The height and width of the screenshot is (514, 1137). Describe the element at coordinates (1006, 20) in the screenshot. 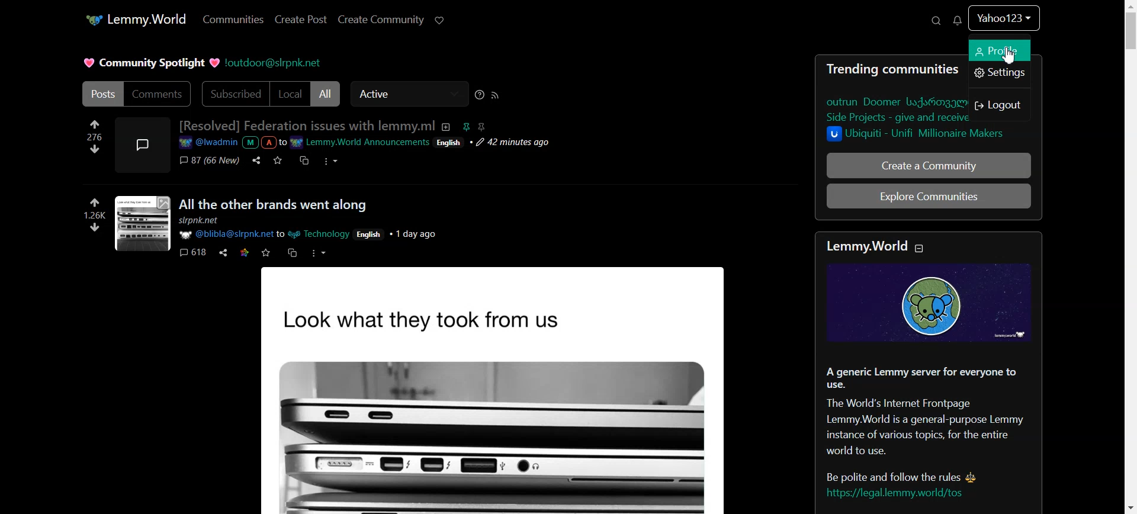

I see `yahoo123` at that location.